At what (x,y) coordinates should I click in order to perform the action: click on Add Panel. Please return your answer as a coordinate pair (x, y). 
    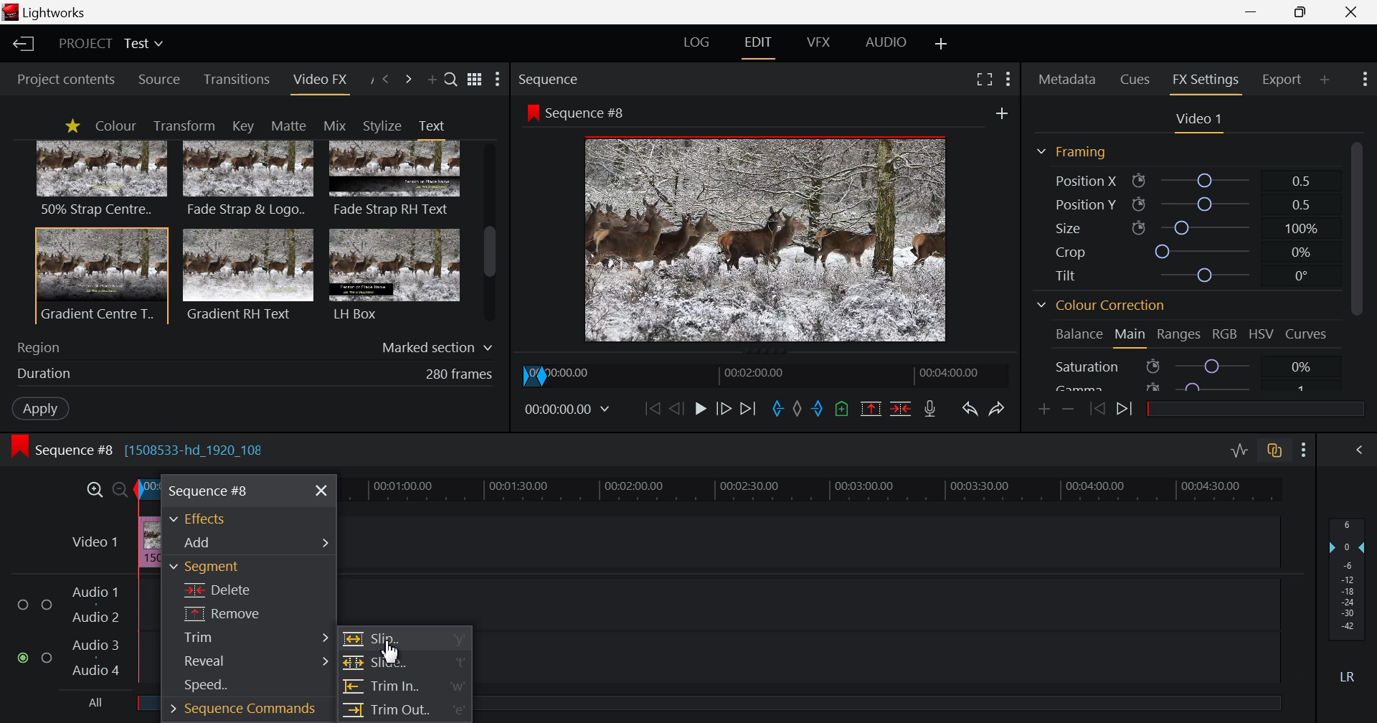
    Looking at the image, I should click on (1325, 77).